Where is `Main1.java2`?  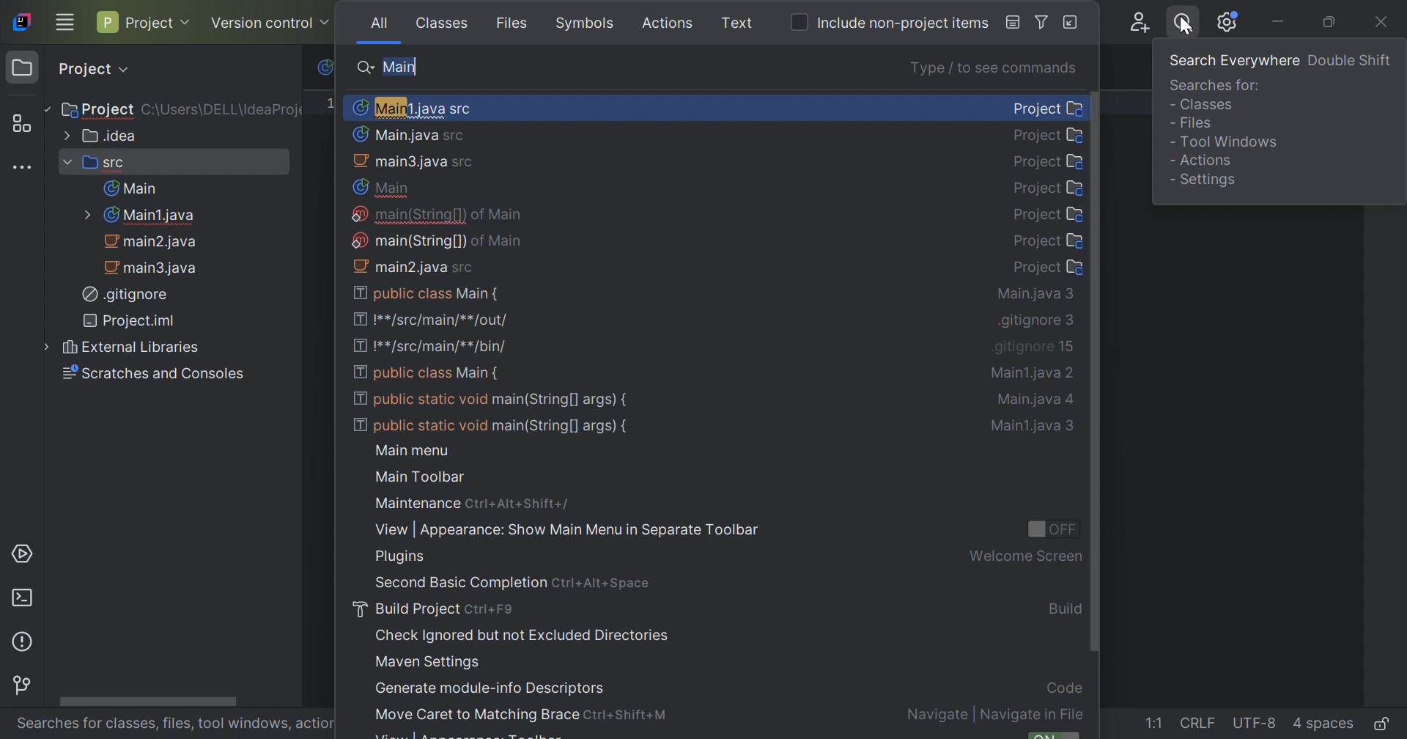
Main1.java2 is located at coordinates (1034, 372).